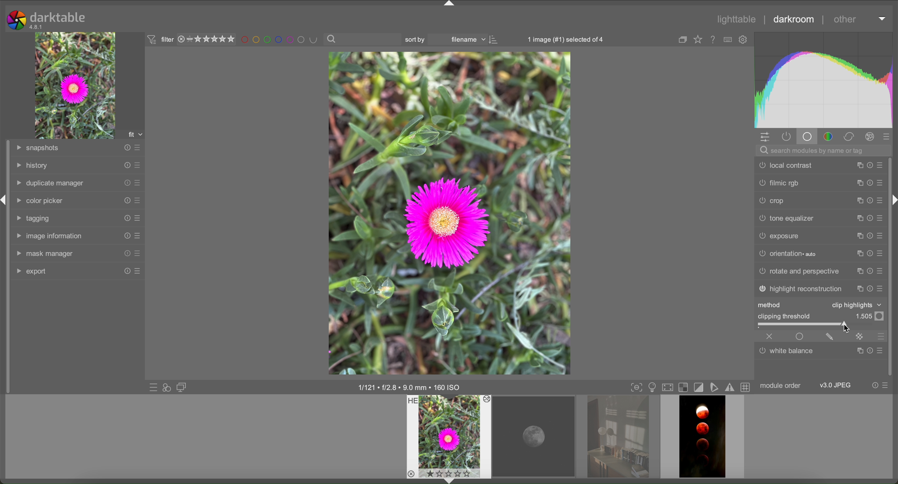  I want to click on highlight reconstruction, so click(800, 289).